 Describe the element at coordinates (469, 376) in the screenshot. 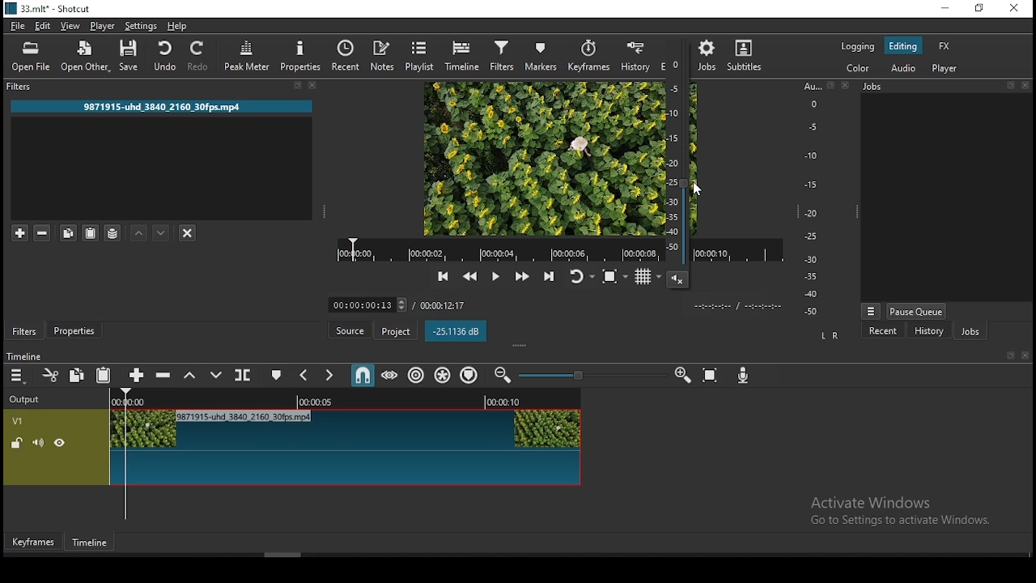

I see `ripple markers` at that location.